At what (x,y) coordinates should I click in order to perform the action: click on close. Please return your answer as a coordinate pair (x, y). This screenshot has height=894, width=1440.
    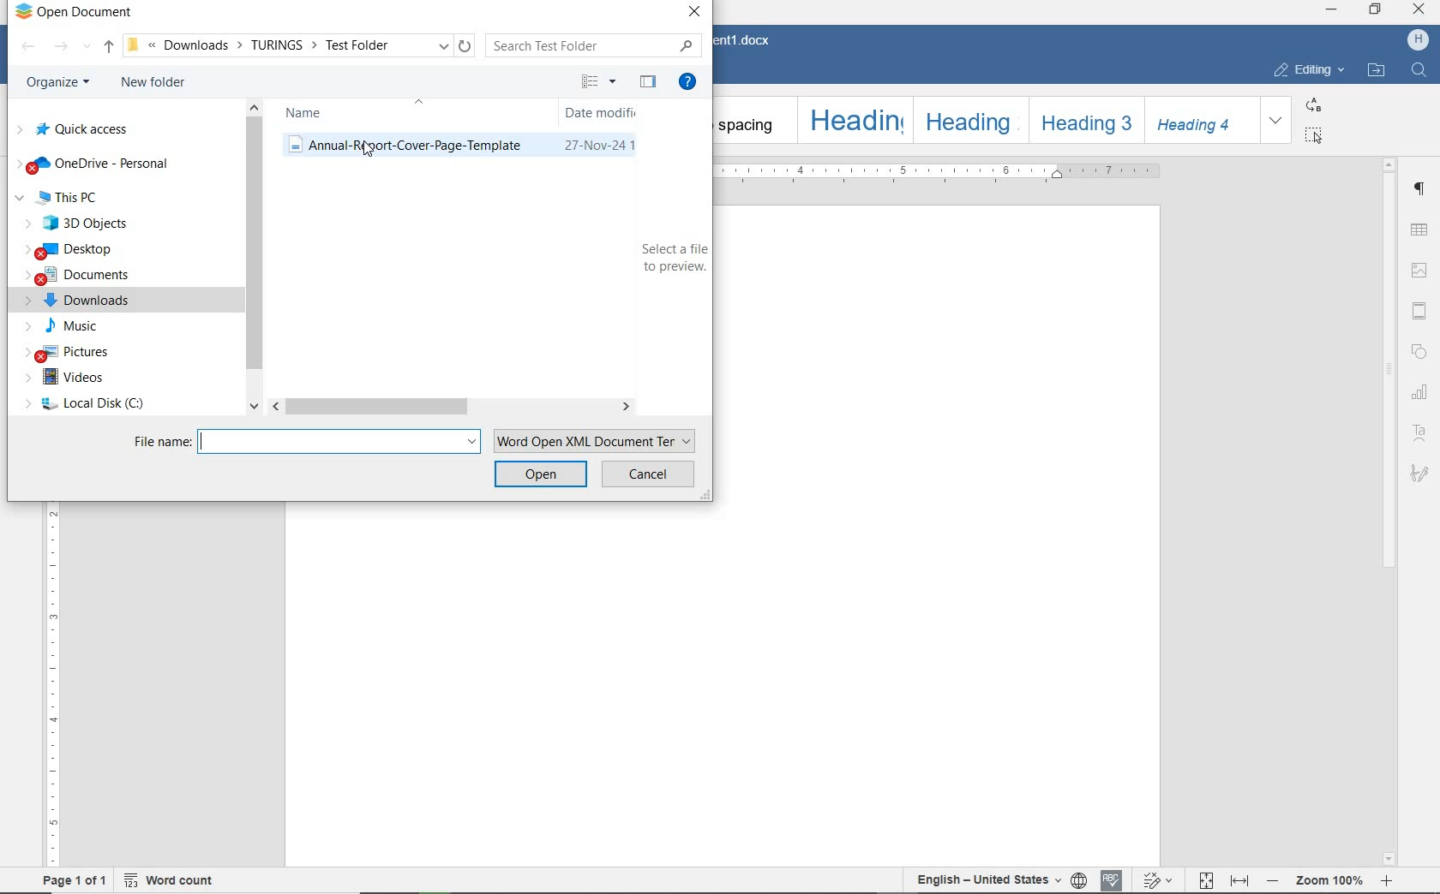
    Looking at the image, I should click on (1419, 11).